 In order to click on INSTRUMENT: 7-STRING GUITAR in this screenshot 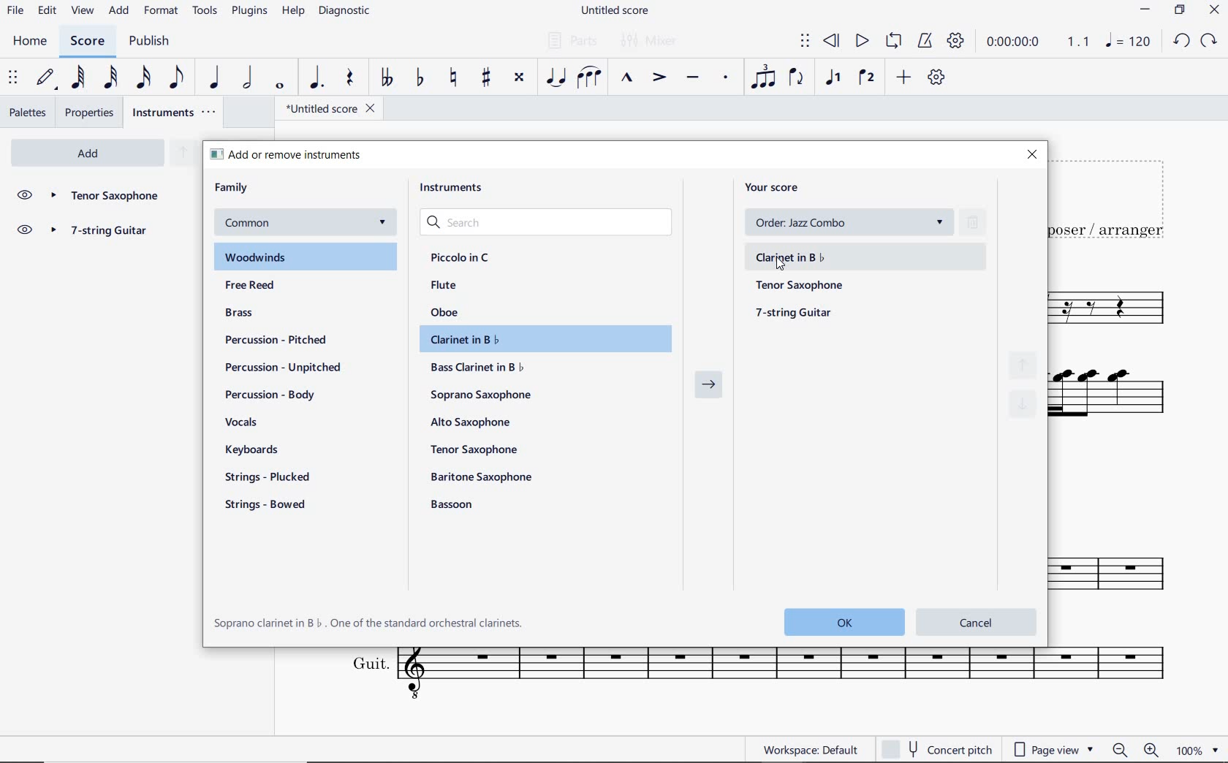, I will do `click(1121, 400)`.